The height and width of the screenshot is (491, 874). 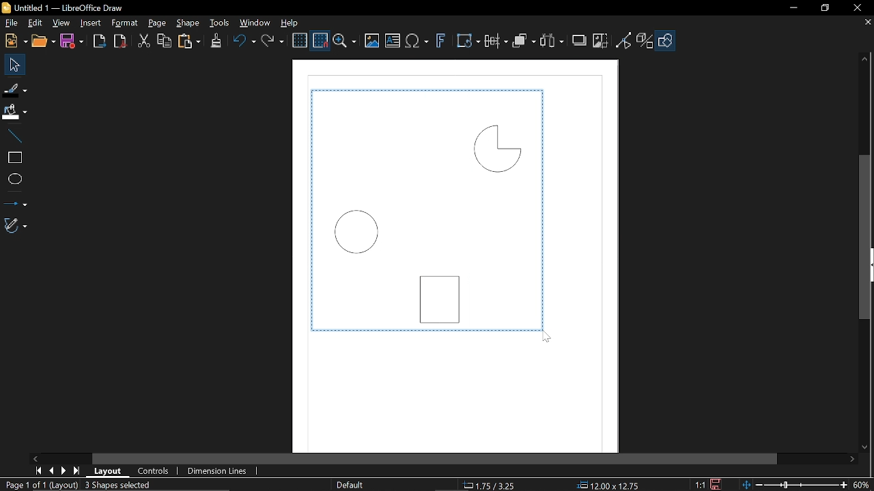 I want to click on Next page, so click(x=64, y=471).